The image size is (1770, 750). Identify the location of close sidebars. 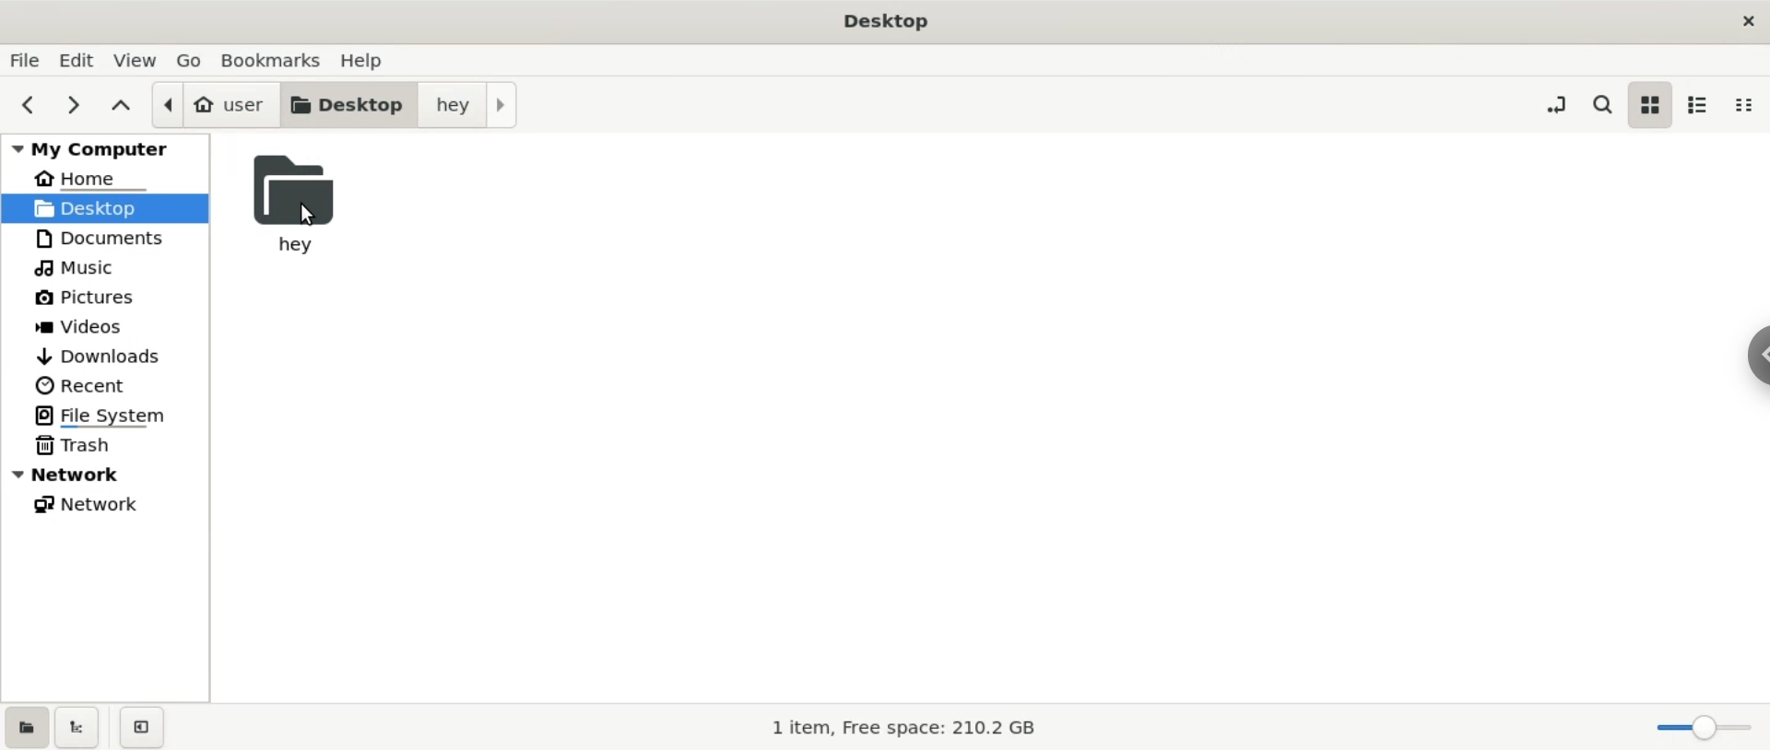
(141, 728).